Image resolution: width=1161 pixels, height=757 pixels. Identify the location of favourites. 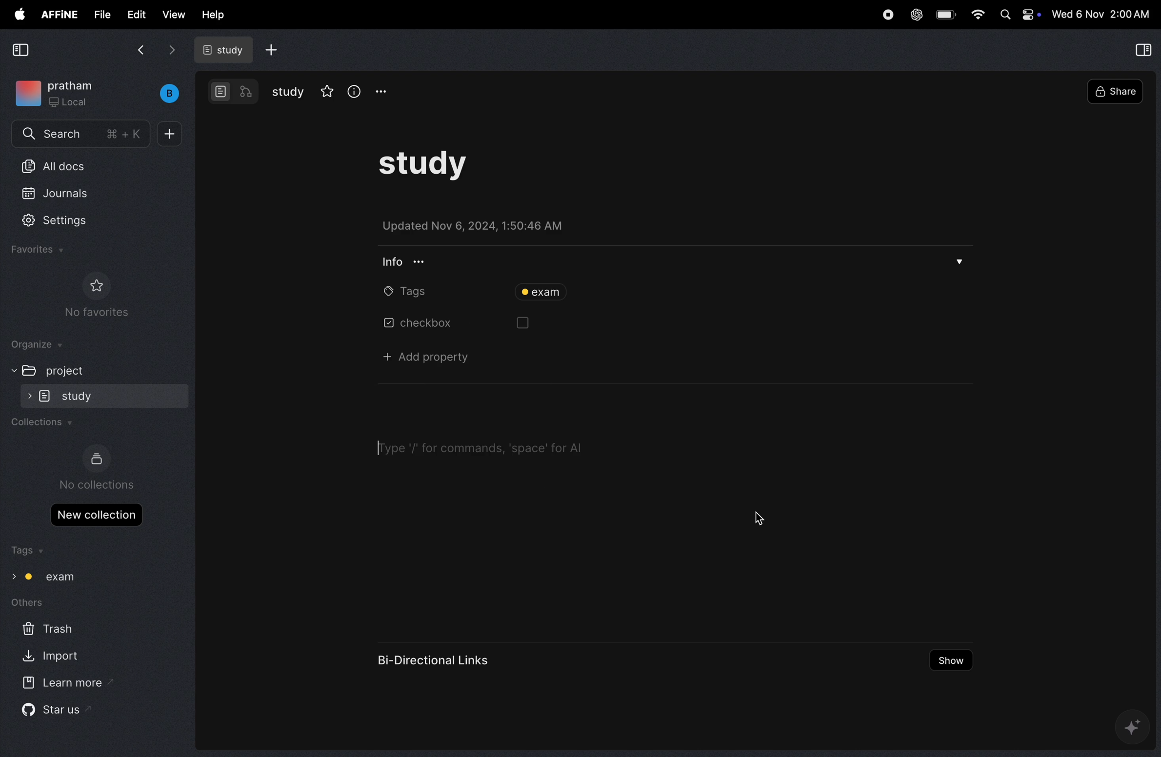
(40, 250).